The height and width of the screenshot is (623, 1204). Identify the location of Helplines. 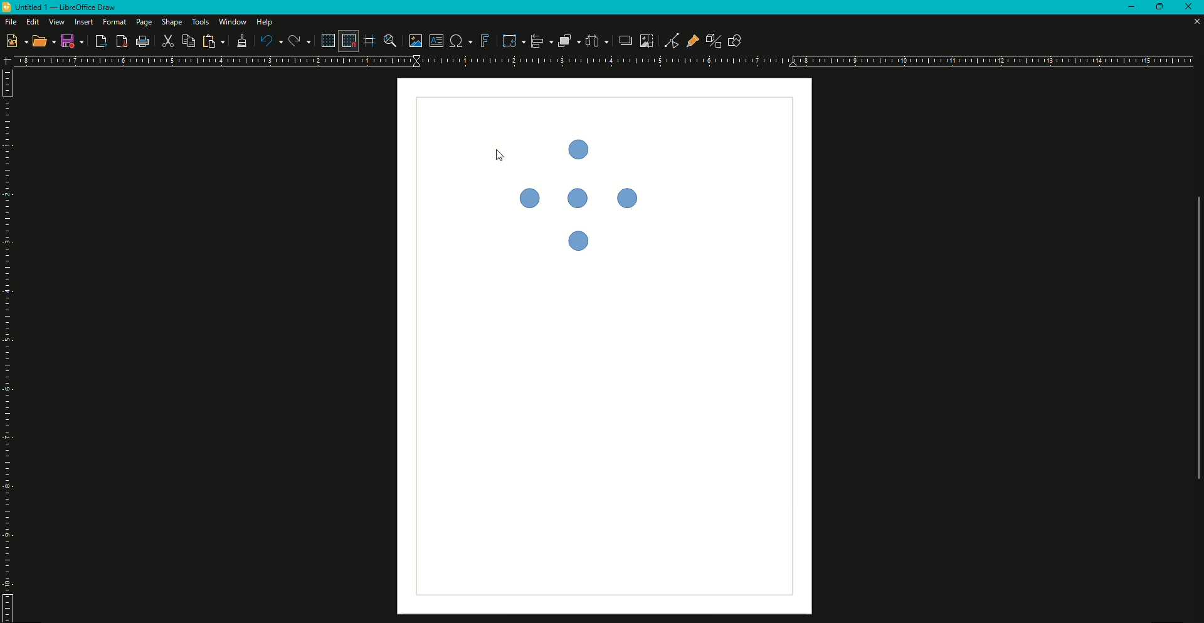
(368, 39).